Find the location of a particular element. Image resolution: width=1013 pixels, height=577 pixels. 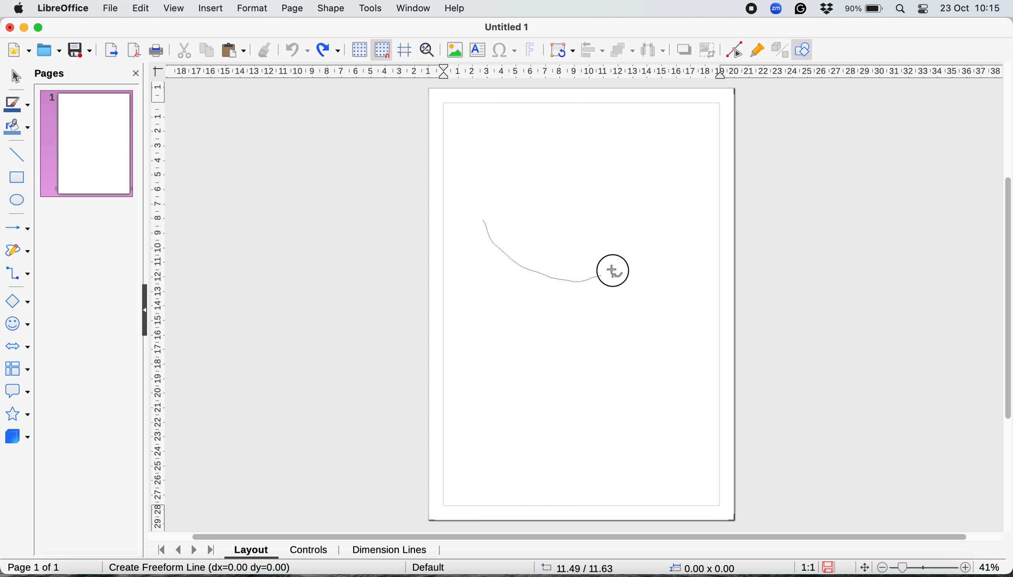

system logo is located at coordinates (19, 9).